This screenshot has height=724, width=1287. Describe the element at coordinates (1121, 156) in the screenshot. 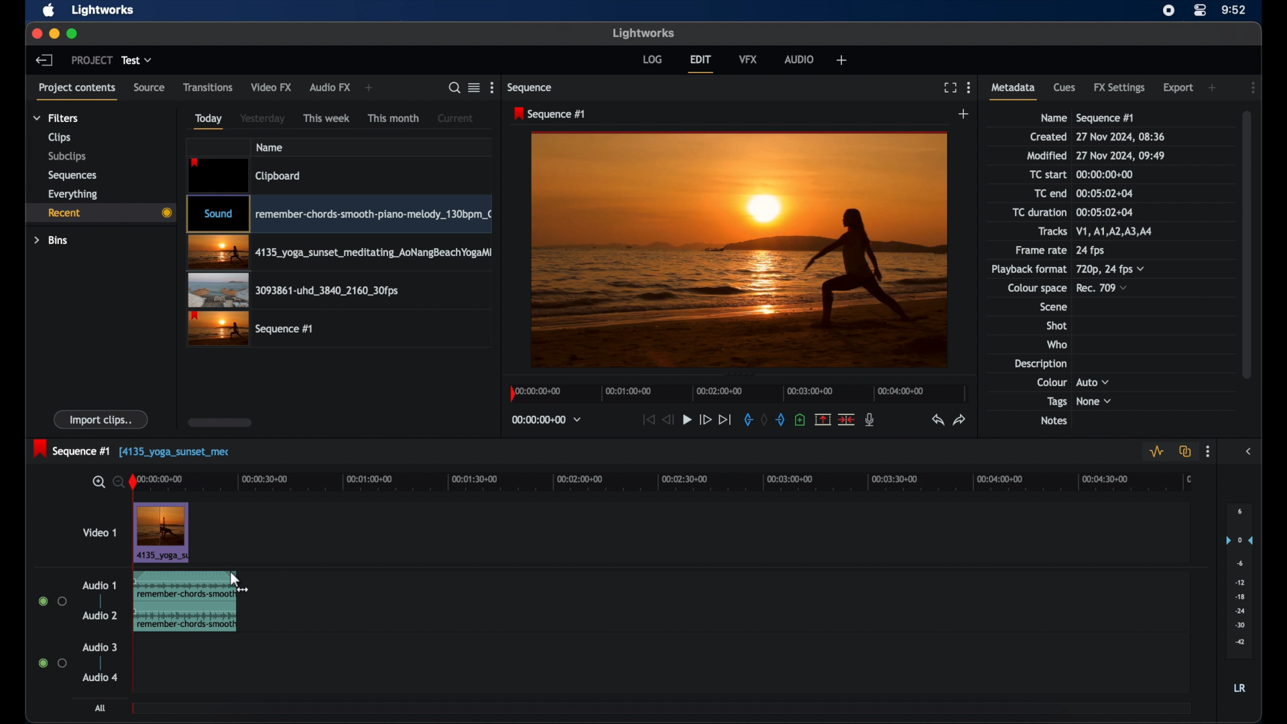

I see `modified` at that location.